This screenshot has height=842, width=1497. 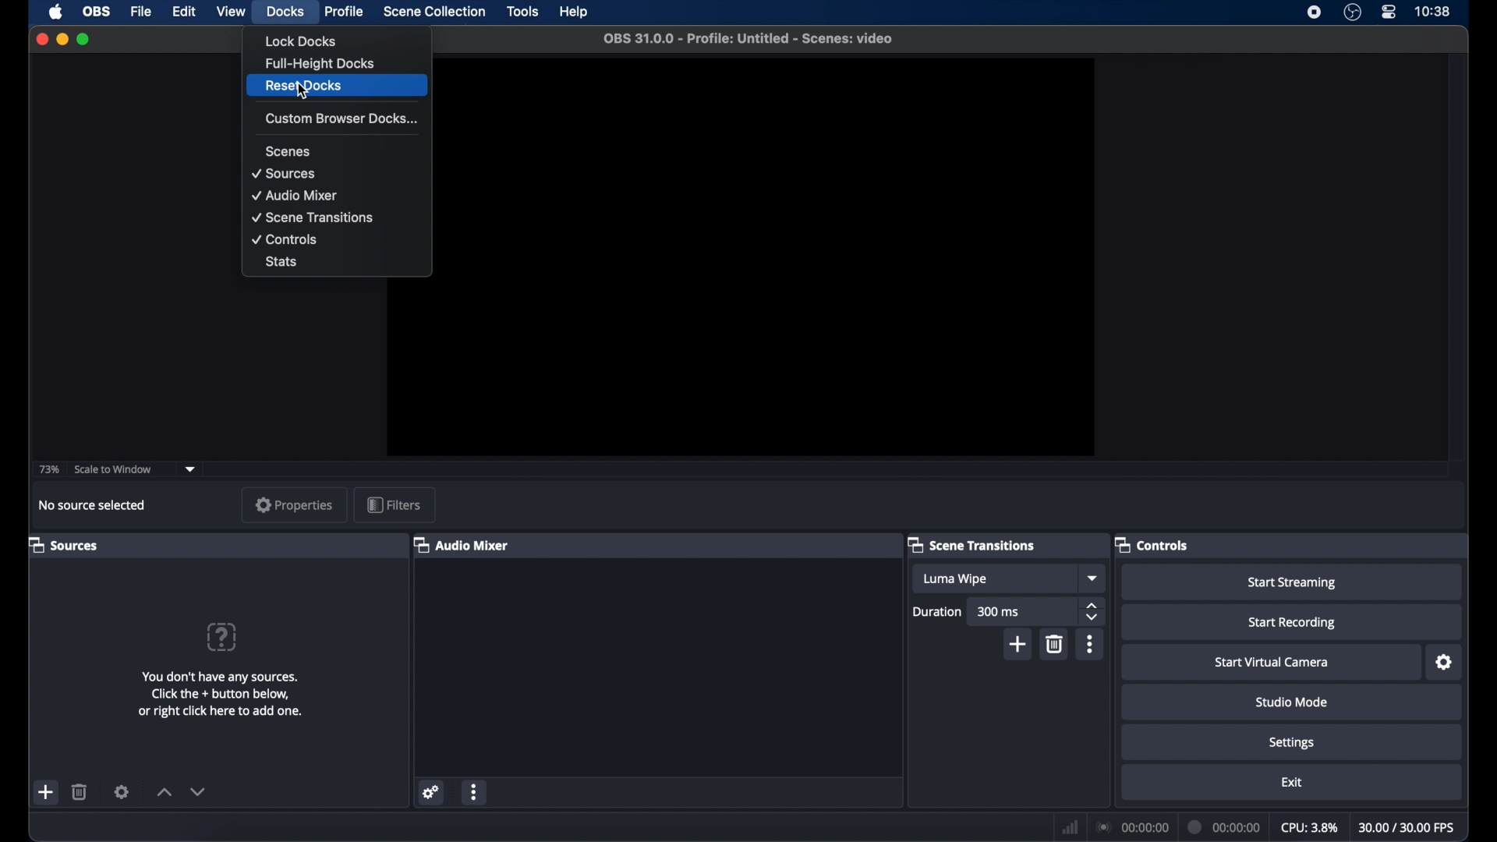 What do you see at coordinates (83, 39) in the screenshot?
I see `maximize` at bounding box center [83, 39].